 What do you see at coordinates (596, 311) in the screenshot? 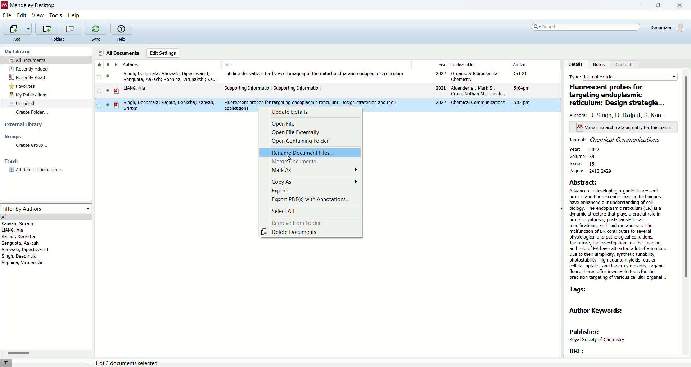
I see `author keywords` at bounding box center [596, 311].